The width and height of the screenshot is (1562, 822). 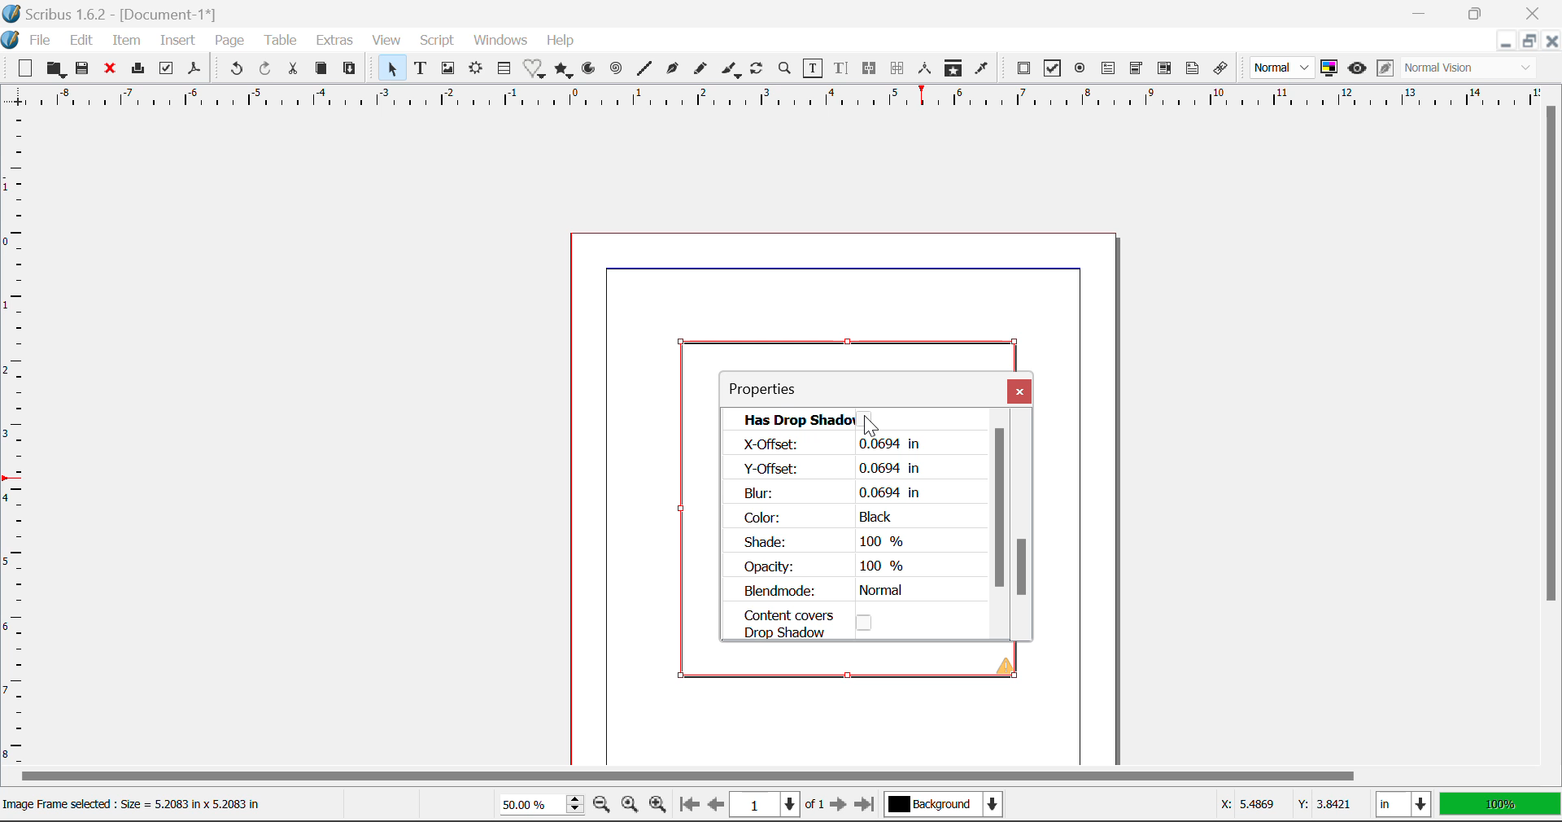 What do you see at coordinates (659, 806) in the screenshot?
I see `Zoom in` at bounding box center [659, 806].